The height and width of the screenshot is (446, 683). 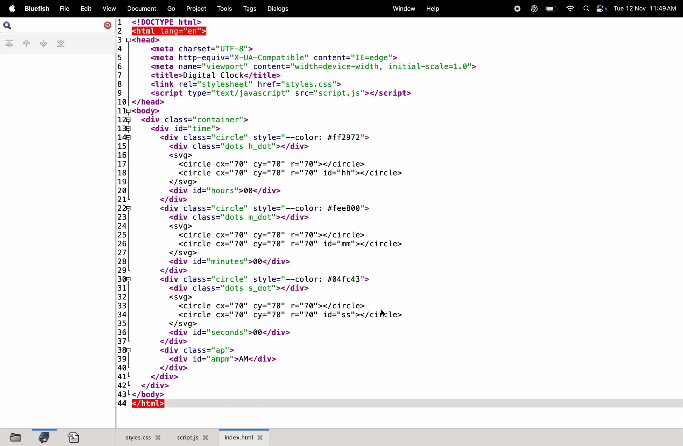 I want to click on cursor, so click(x=384, y=314).